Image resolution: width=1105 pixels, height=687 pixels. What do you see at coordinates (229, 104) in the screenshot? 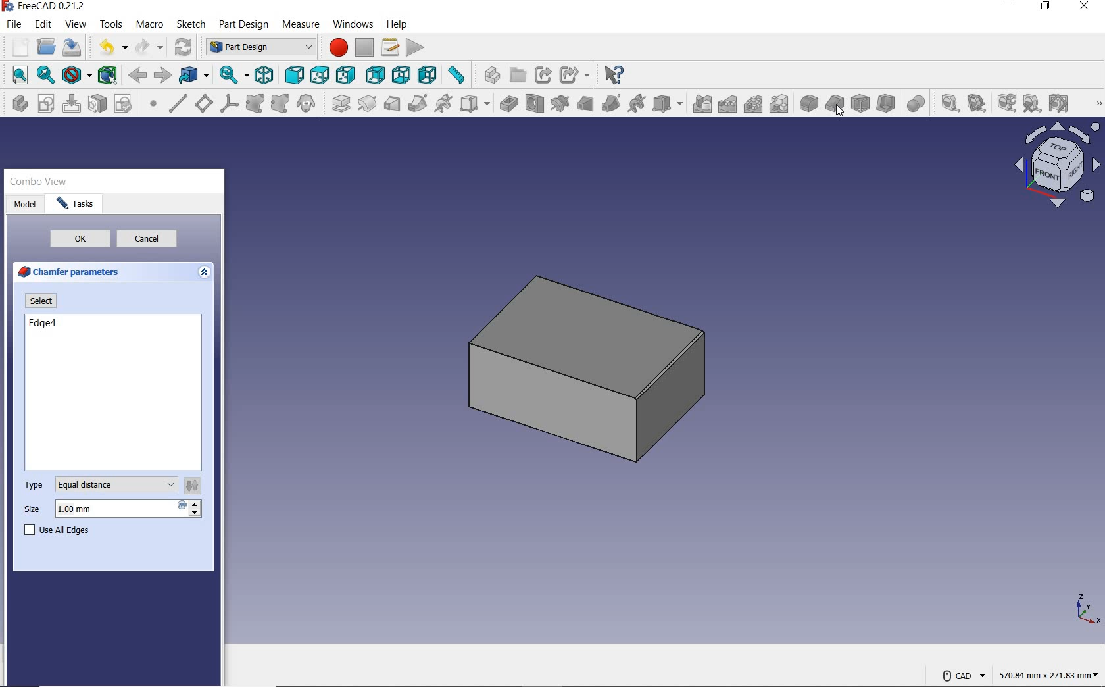
I see `create a local coordinate system` at bounding box center [229, 104].